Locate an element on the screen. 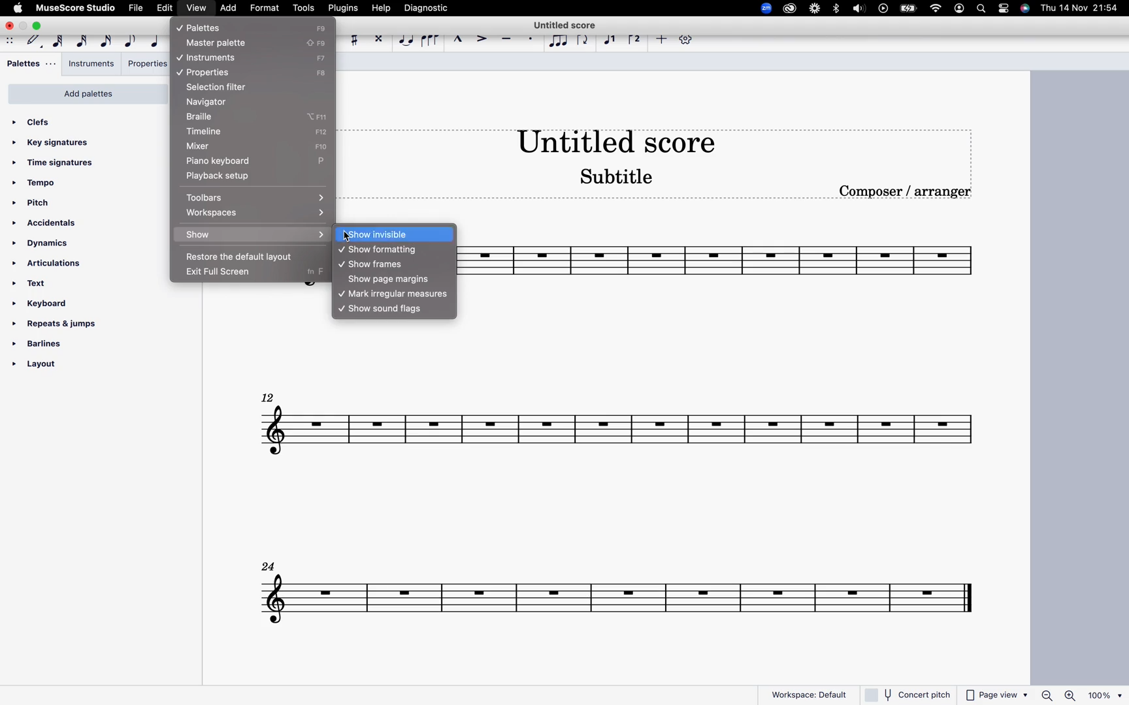 The height and width of the screenshot is (705, 1129). F12 is located at coordinates (325, 133).